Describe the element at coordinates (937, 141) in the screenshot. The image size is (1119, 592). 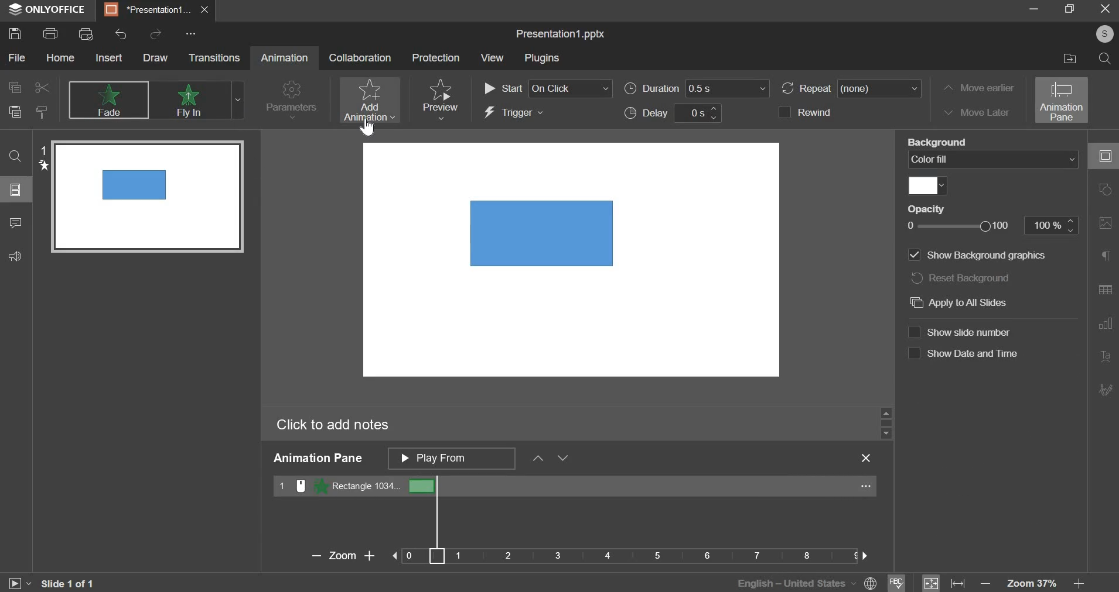
I see `Fill` at that location.